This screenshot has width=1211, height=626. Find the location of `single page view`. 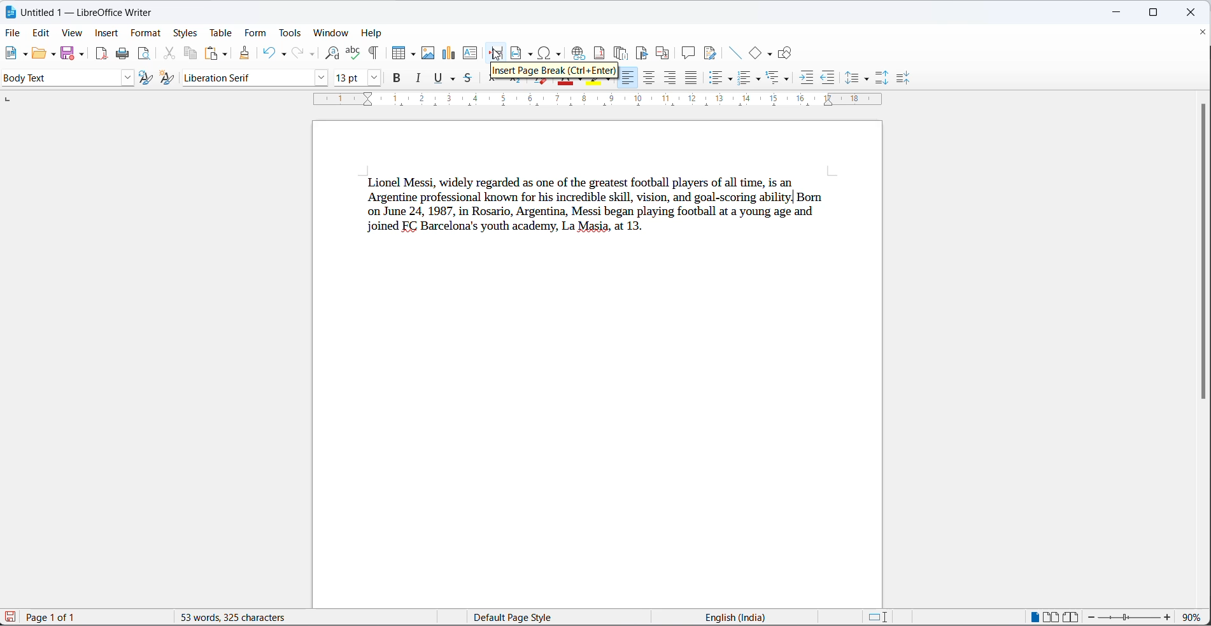

single page view is located at coordinates (1030, 616).